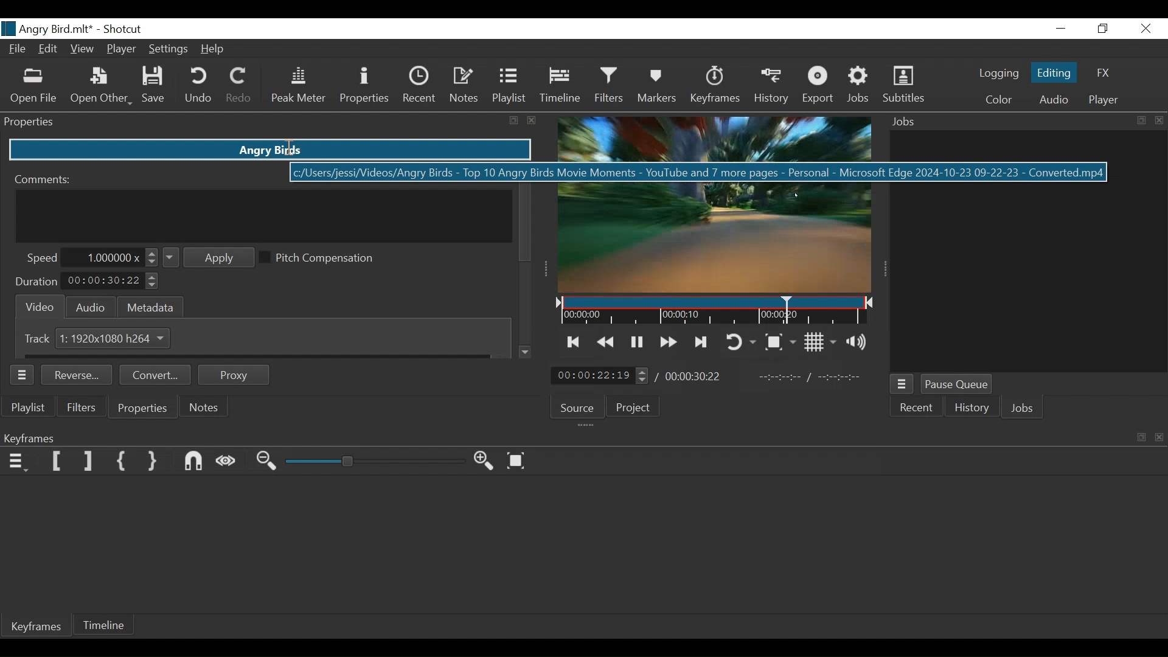  What do you see at coordinates (151, 306) in the screenshot?
I see `Metadata` at bounding box center [151, 306].